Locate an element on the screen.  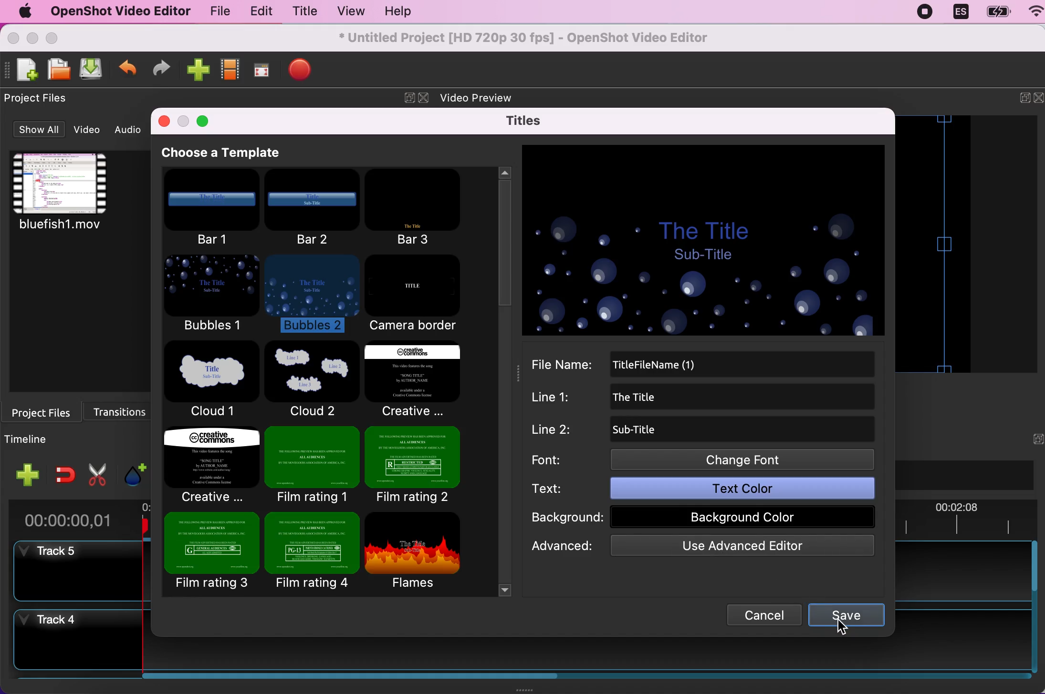
expand/hide is located at coordinates (406, 99).